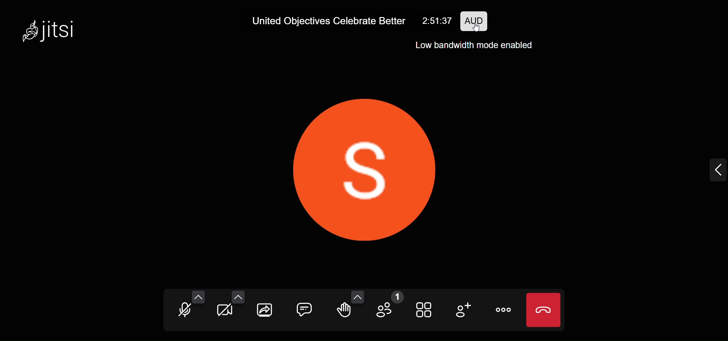 This screenshot has width=728, height=341. I want to click on tile view, so click(425, 310).